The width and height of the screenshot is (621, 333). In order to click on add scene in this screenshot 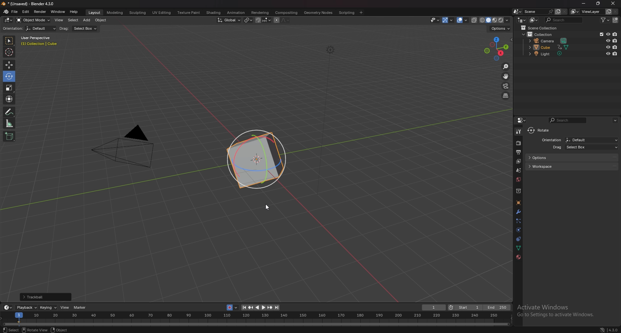, I will do `click(558, 11)`.